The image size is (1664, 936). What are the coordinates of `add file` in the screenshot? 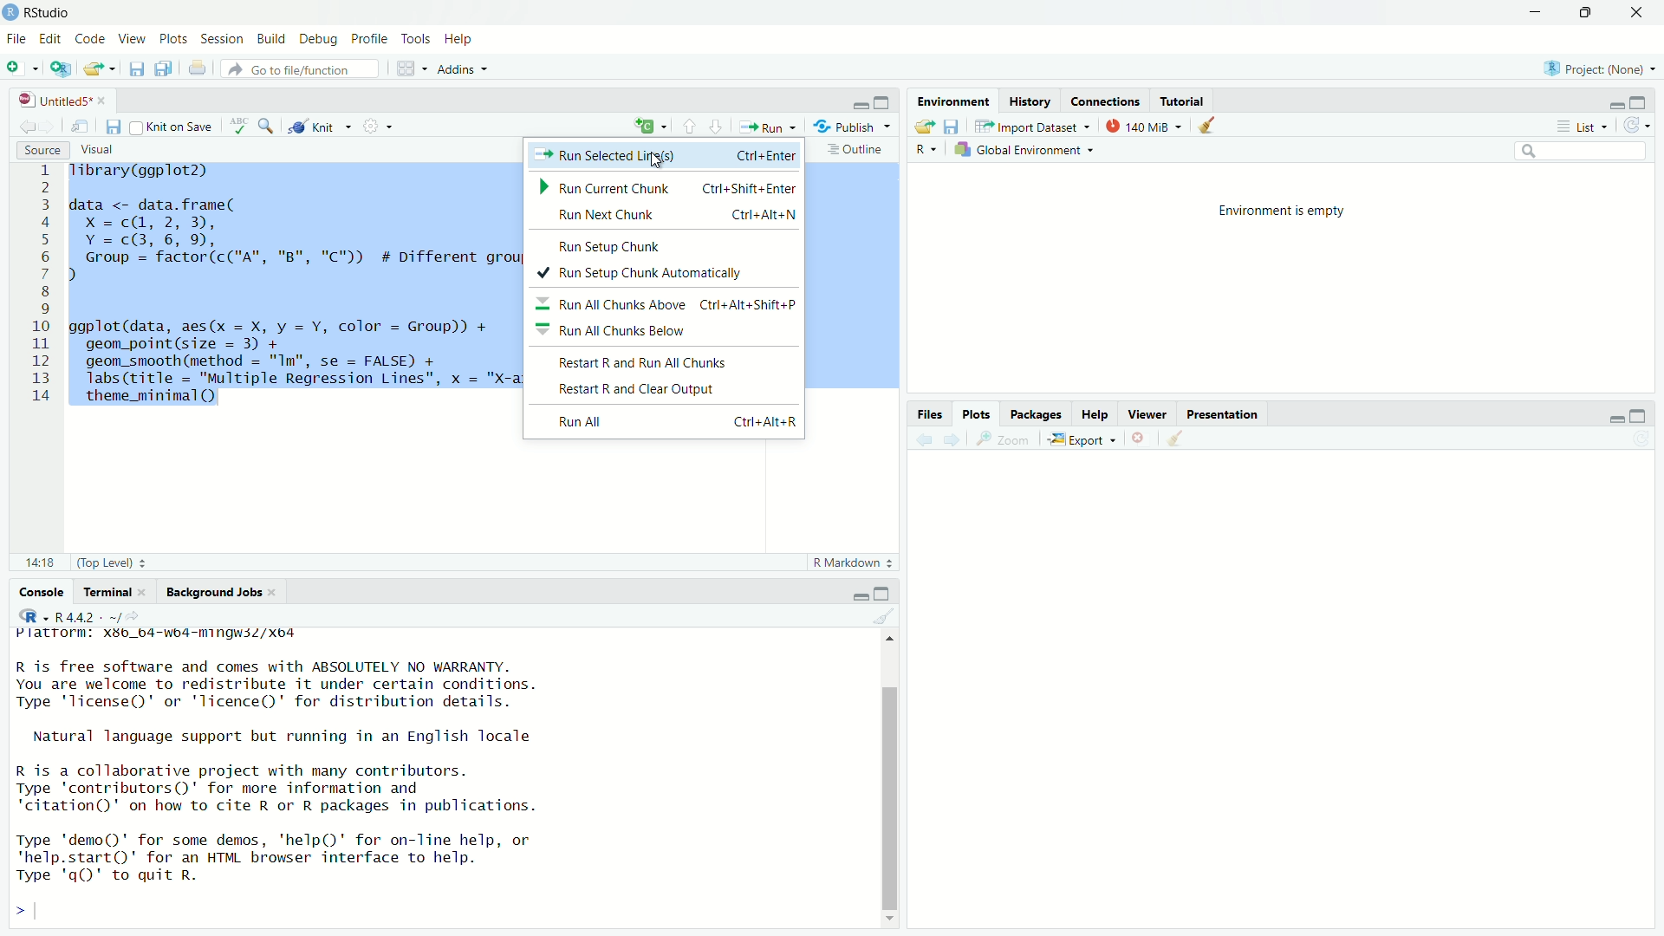 It's located at (24, 68).